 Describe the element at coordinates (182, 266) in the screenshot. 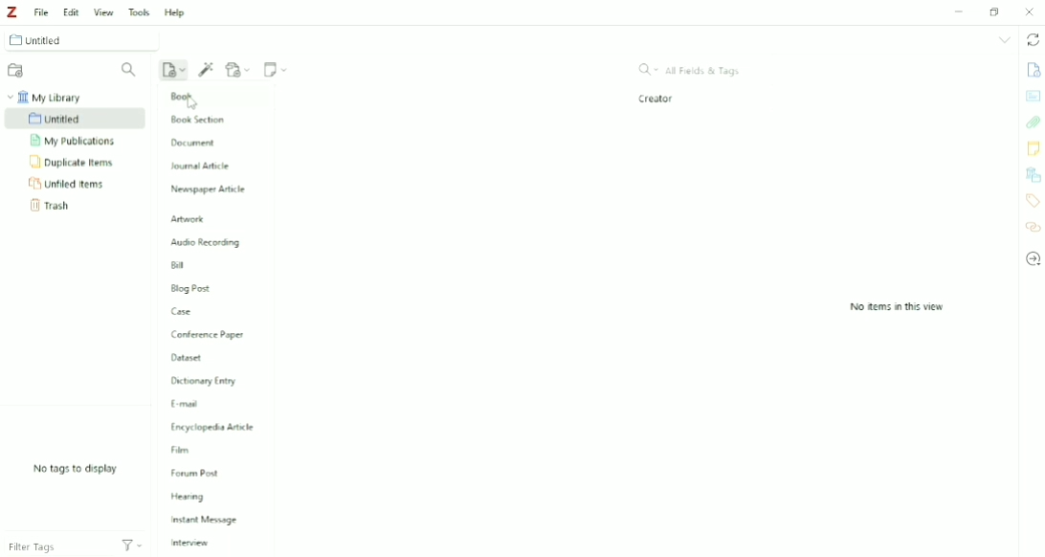

I see `Bill` at that location.